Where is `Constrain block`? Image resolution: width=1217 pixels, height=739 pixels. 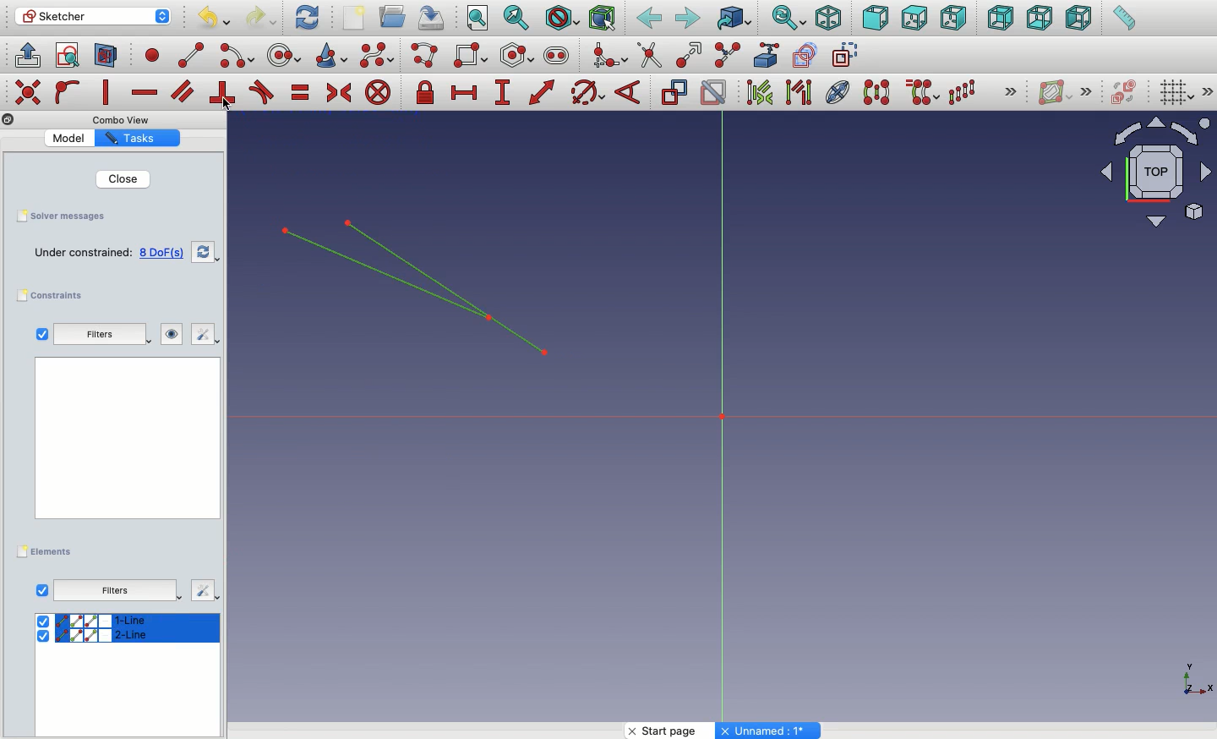 Constrain block is located at coordinates (378, 94).